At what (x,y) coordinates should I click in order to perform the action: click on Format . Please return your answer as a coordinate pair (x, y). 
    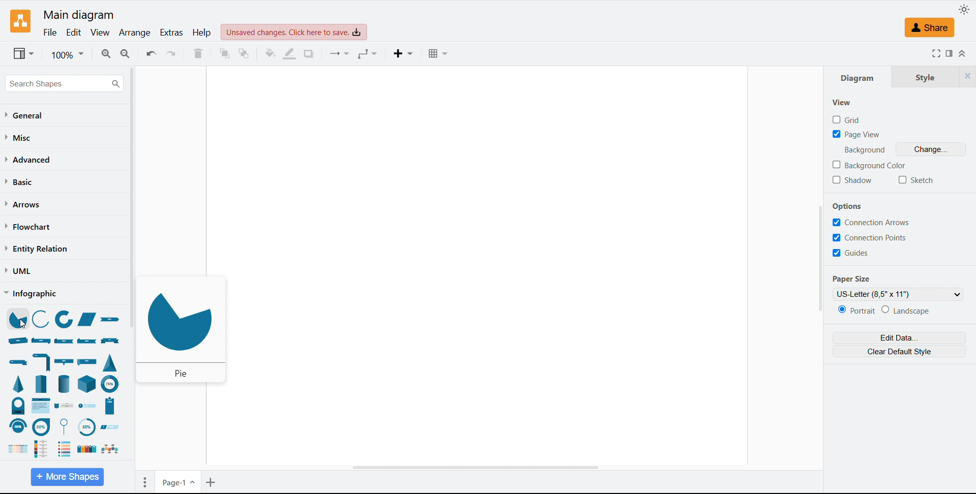
    Looking at the image, I should click on (951, 54).